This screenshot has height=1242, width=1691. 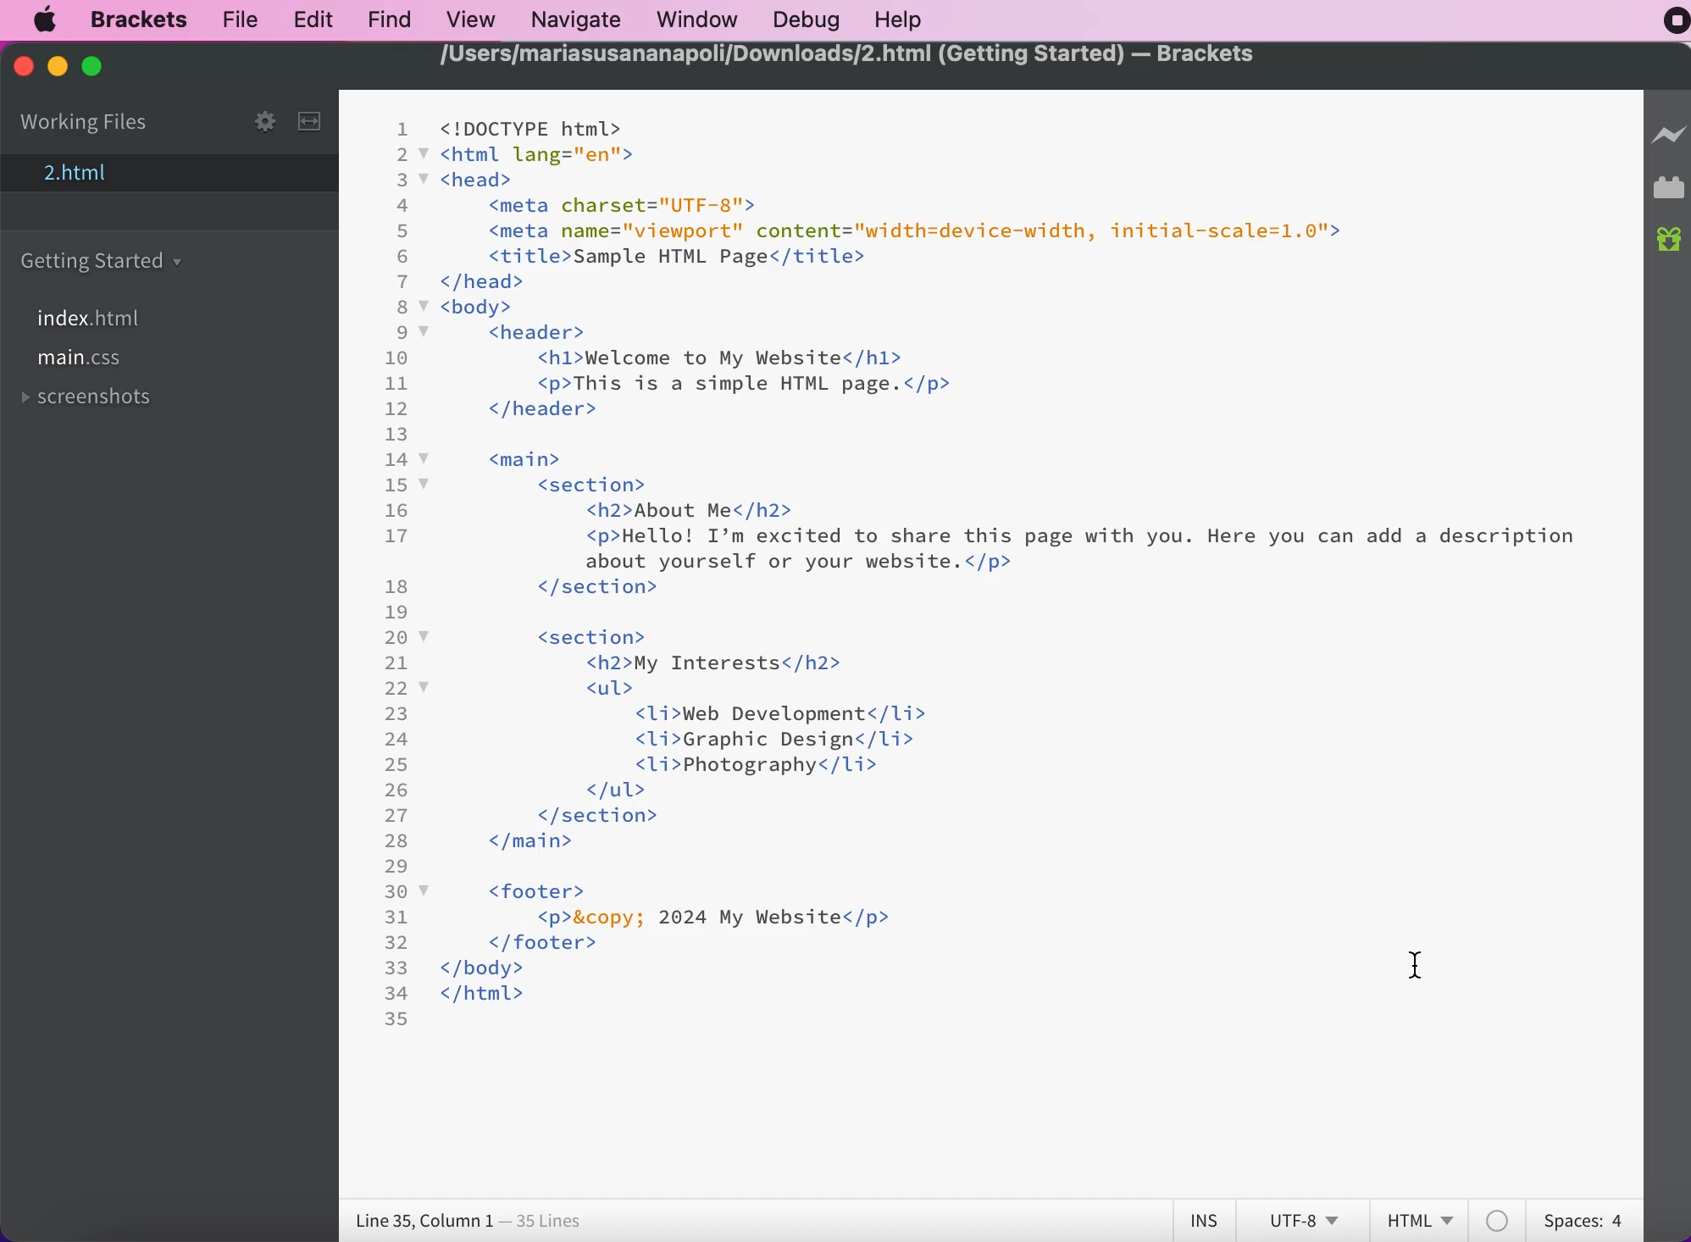 I want to click on 8, so click(x=402, y=308).